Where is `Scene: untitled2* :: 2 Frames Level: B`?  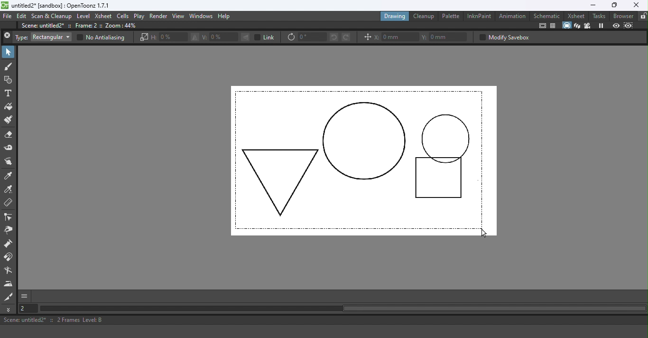 Scene: untitled2* :: 2 Frames Level: B is located at coordinates (323, 320).